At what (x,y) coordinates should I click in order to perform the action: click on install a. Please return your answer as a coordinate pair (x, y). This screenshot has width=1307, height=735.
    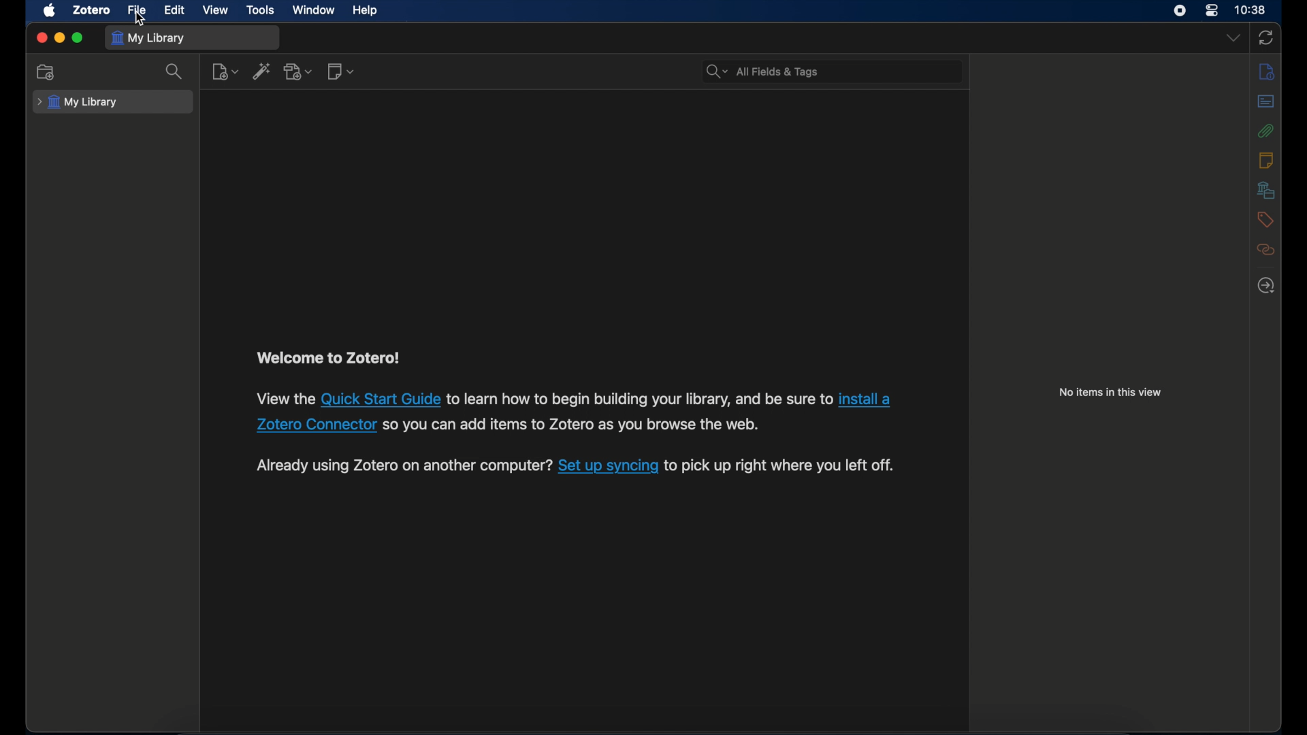
    Looking at the image, I should click on (866, 400).